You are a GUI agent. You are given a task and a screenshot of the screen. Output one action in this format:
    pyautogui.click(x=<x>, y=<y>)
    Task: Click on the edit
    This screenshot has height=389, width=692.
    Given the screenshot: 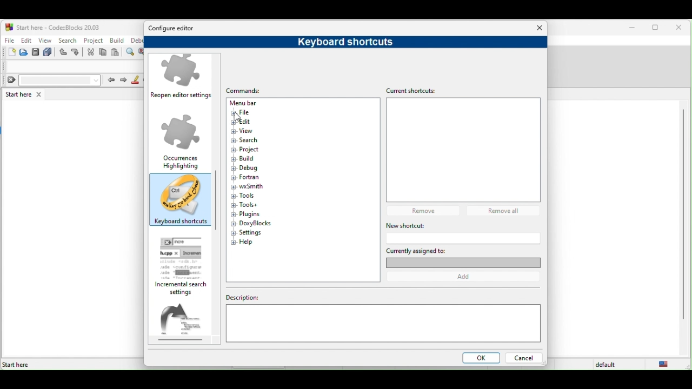 What is the action you would take?
    pyautogui.click(x=26, y=40)
    